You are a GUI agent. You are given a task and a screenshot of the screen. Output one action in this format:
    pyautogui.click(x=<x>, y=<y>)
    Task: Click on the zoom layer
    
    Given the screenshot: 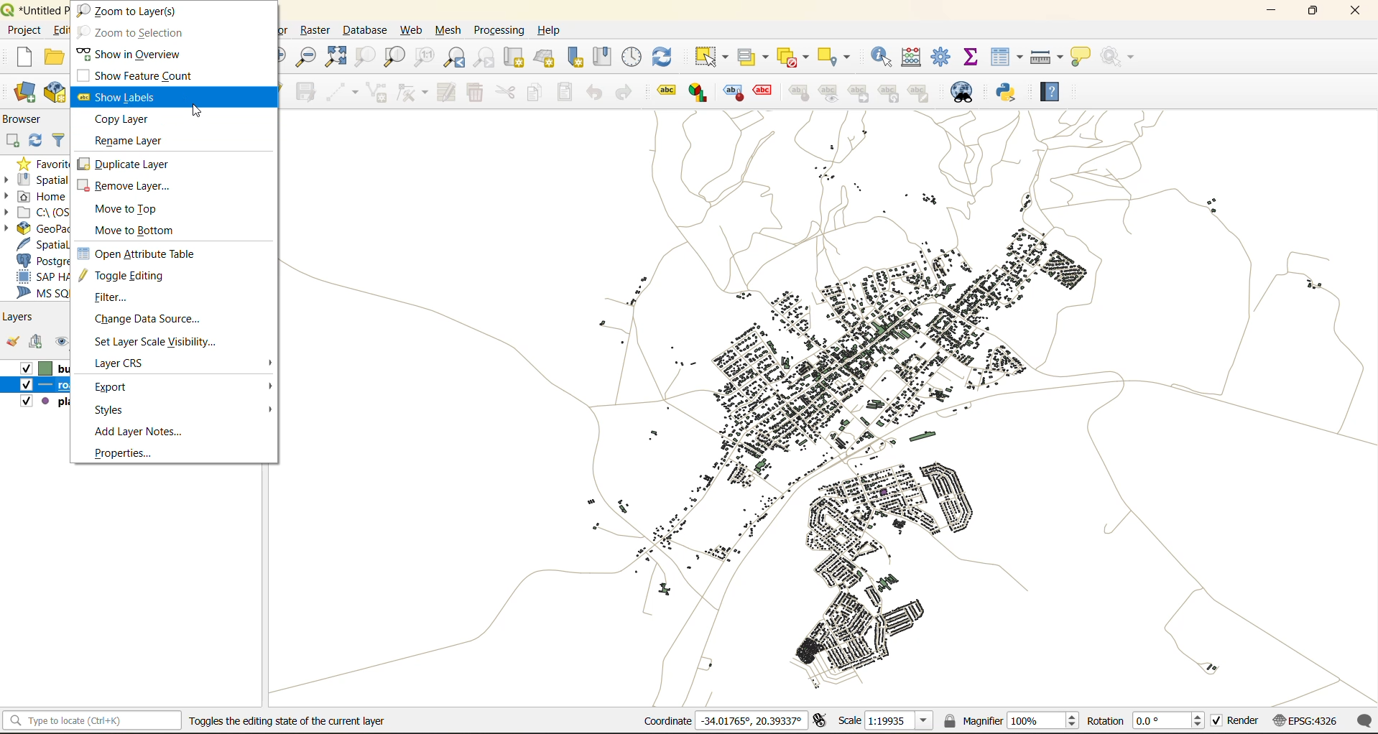 What is the action you would take?
    pyautogui.click(x=395, y=55)
    